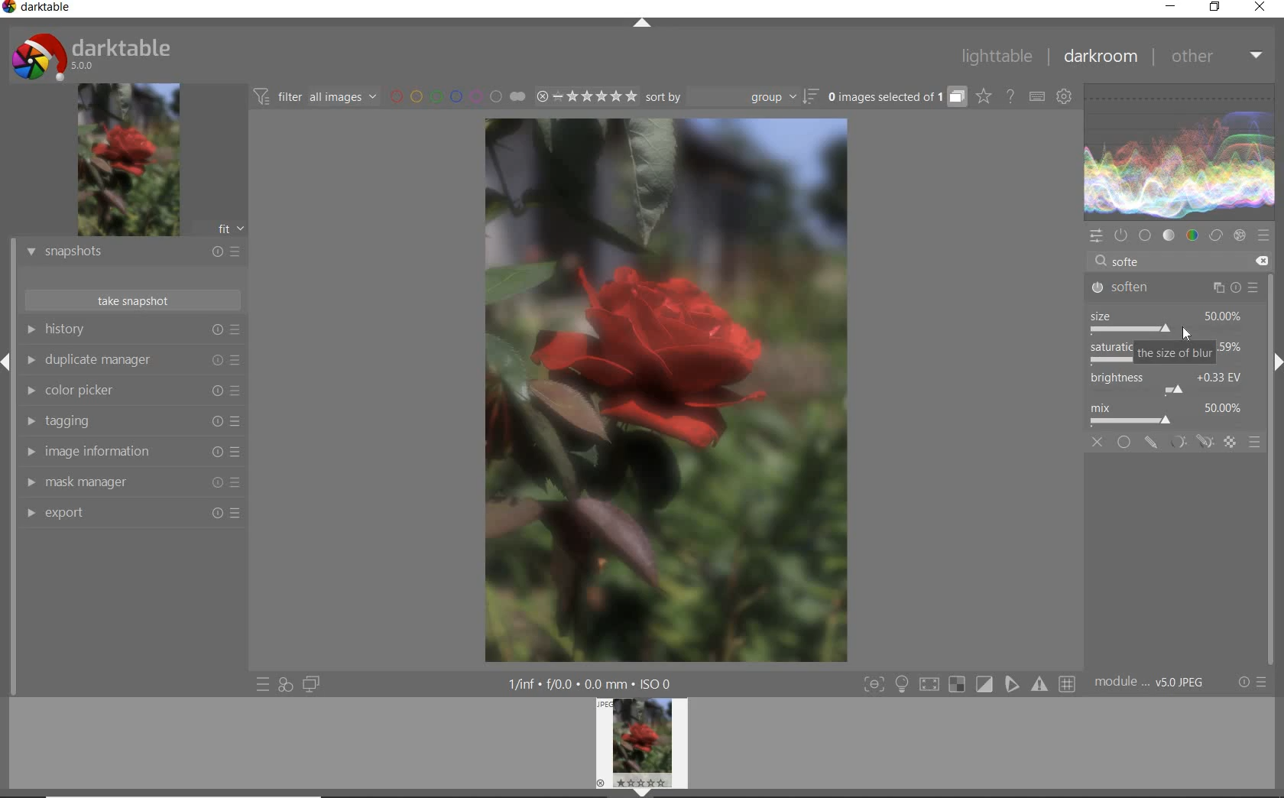 Image resolution: width=1284 pixels, height=798 pixels. Describe the element at coordinates (1169, 381) in the screenshot. I see `brightness` at that location.